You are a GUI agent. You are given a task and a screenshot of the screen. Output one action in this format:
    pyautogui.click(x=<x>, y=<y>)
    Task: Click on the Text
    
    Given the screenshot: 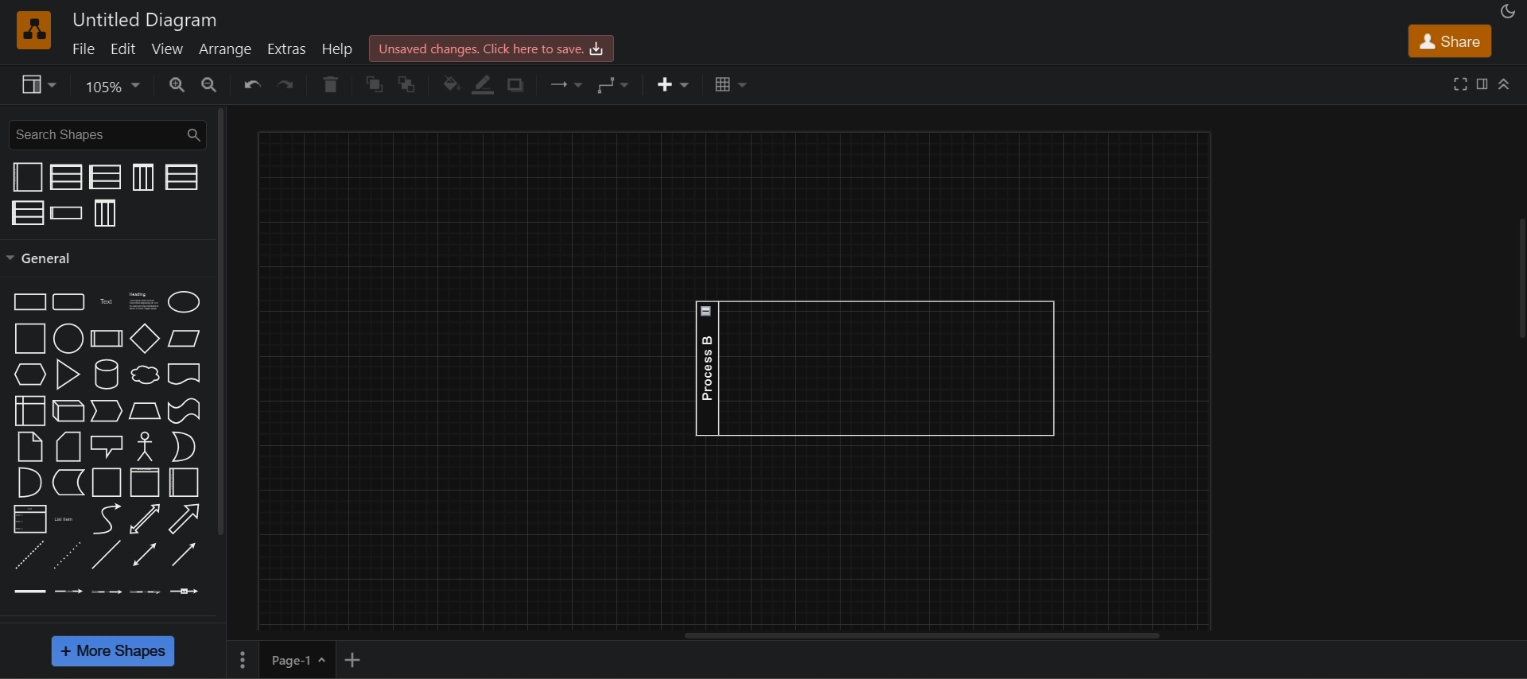 What is the action you would take?
    pyautogui.click(x=105, y=301)
    